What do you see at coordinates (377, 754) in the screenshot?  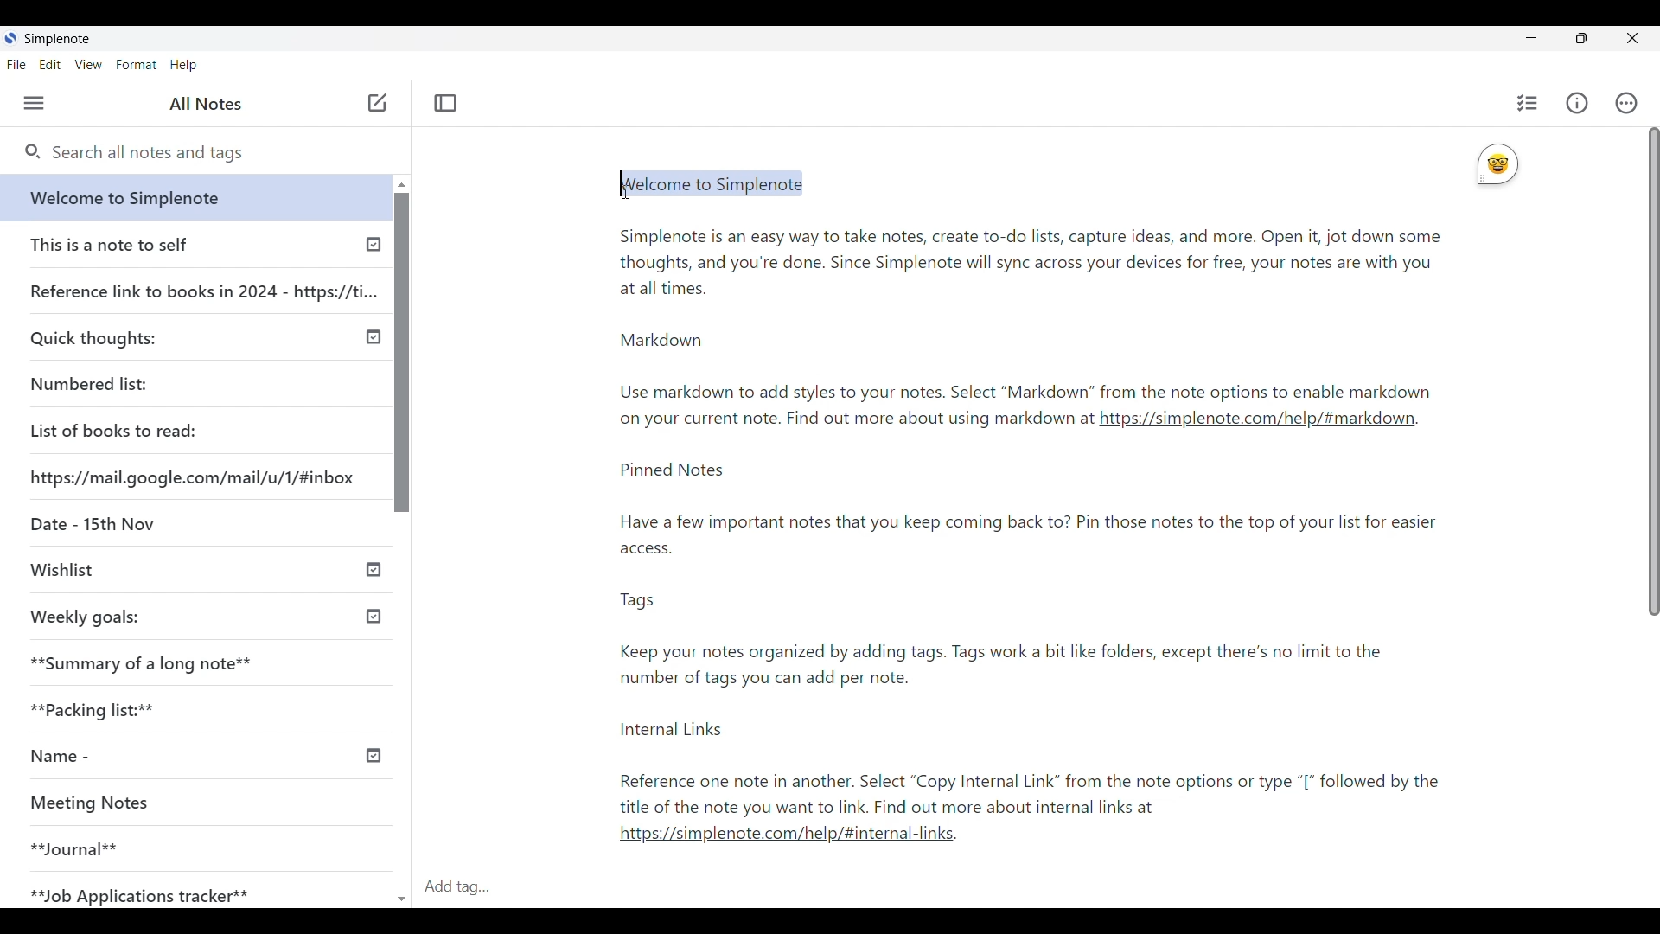 I see `Check icon indicates published notes` at bounding box center [377, 754].